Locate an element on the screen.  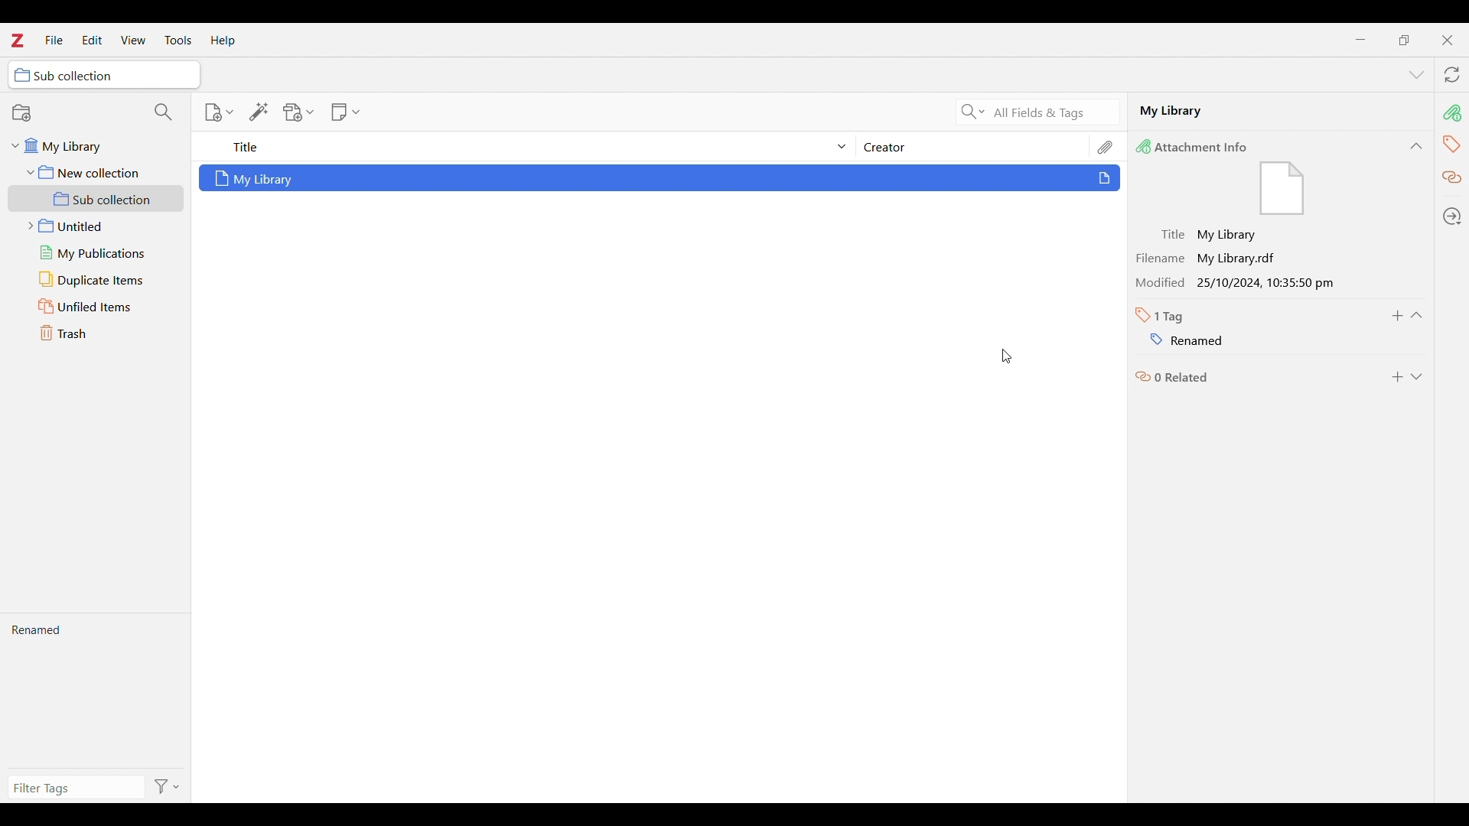
All fields and tags search criteria selected is located at coordinates (1052, 113).